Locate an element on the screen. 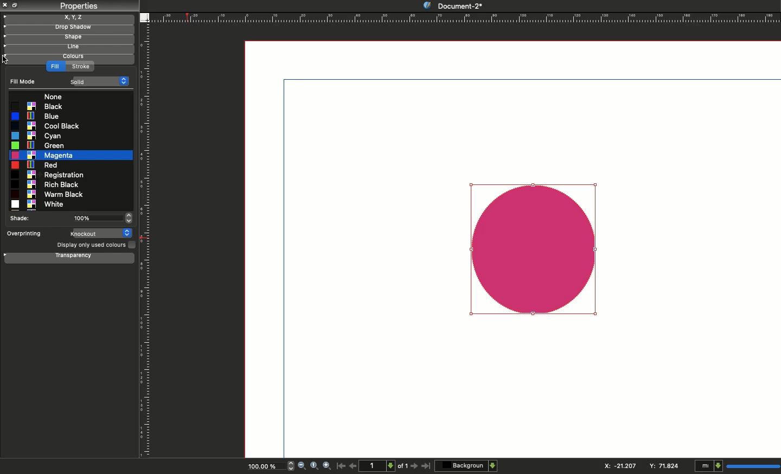 The height and width of the screenshot is (474, 781). mI is located at coordinates (735, 466).